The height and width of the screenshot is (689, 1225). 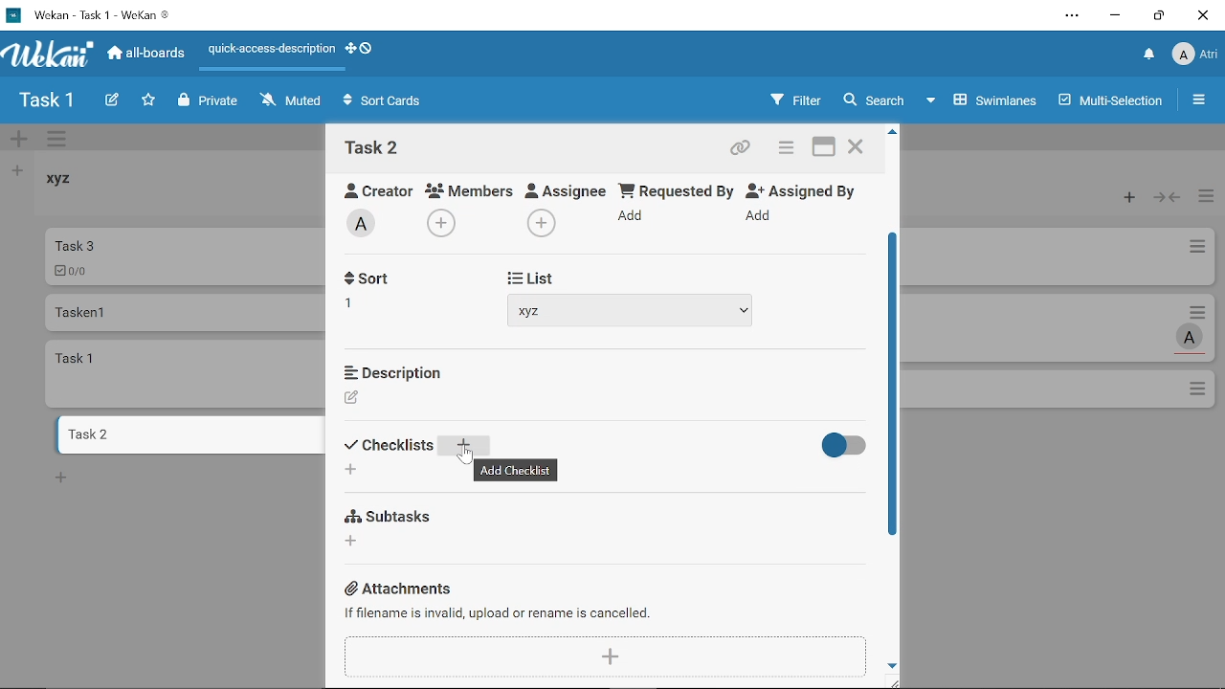 What do you see at coordinates (1201, 102) in the screenshot?
I see `Open/close sidebar` at bounding box center [1201, 102].